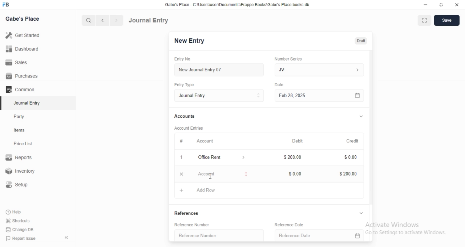 Image resolution: width=465 pixels, height=247 pixels. I want to click on 200, so click(292, 158).